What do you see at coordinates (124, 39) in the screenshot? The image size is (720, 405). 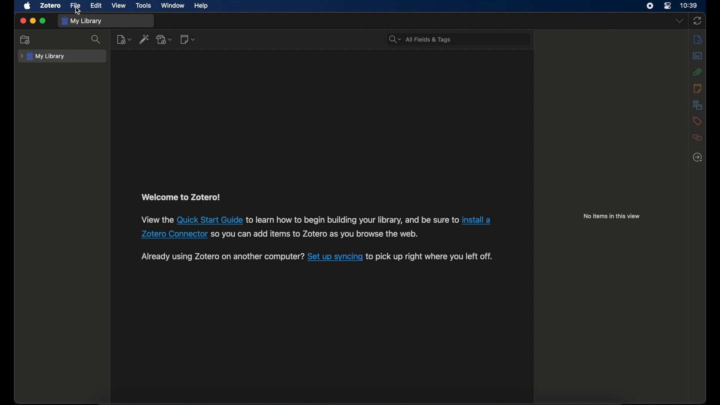 I see `new item` at bounding box center [124, 39].